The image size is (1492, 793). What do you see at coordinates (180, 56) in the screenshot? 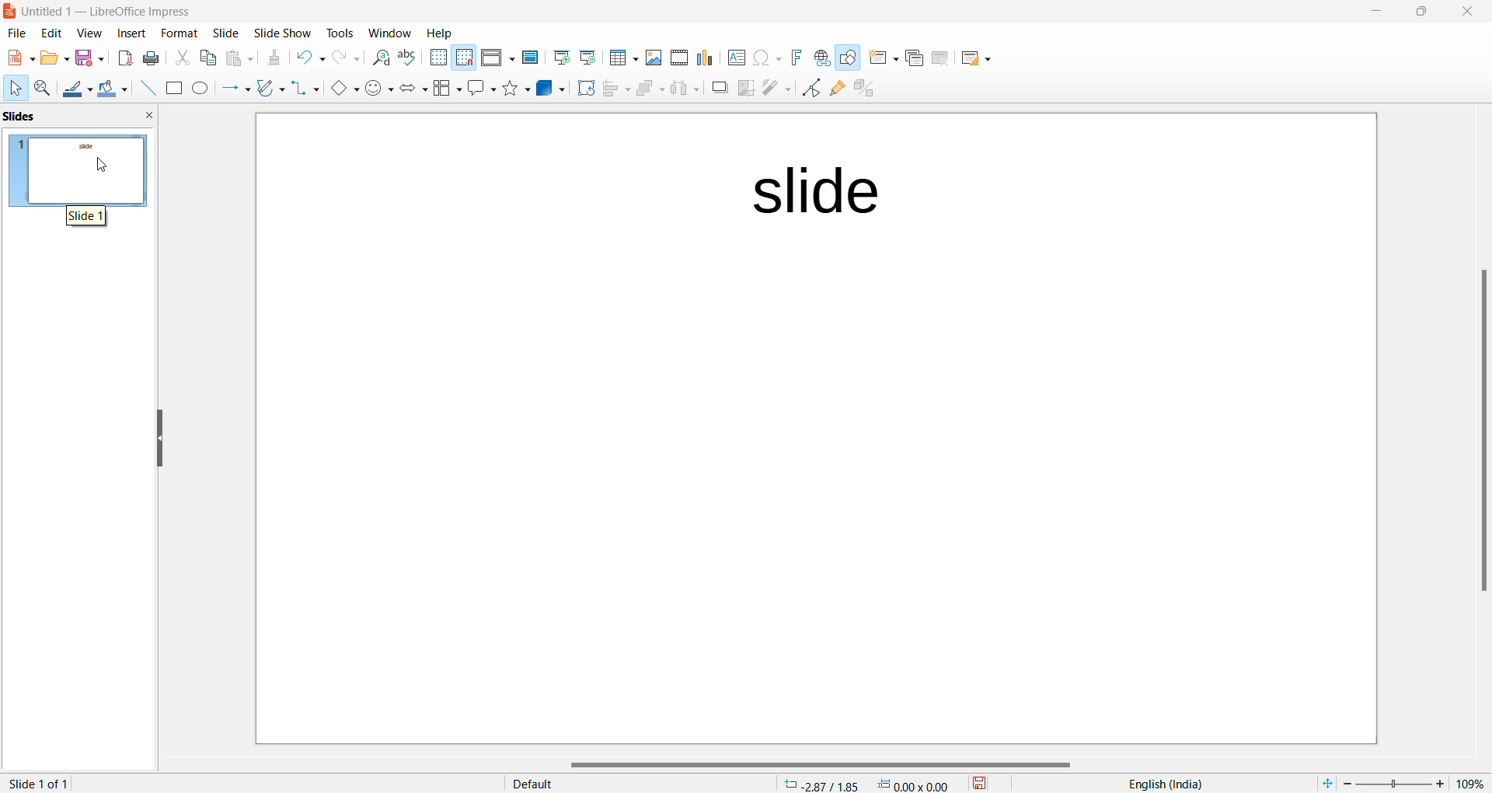
I see `Cut` at bounding box center [180, 56].